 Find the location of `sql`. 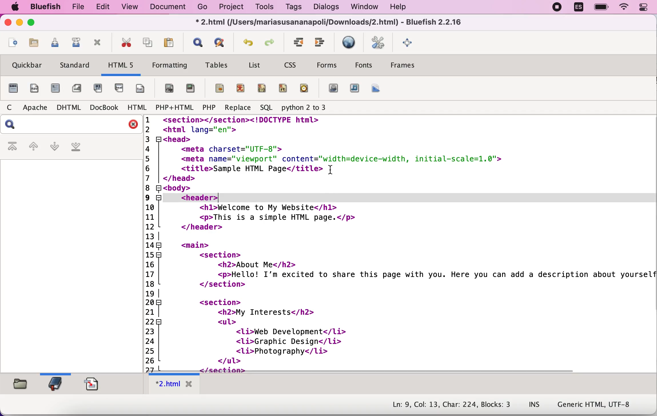

sql is located at coordinates (266, 108).